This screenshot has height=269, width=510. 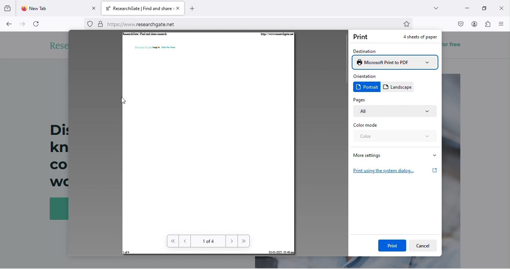 What do you see at coordinates (501, 6) in the screenshot?
I see `close` at bounding box center [501, 6].